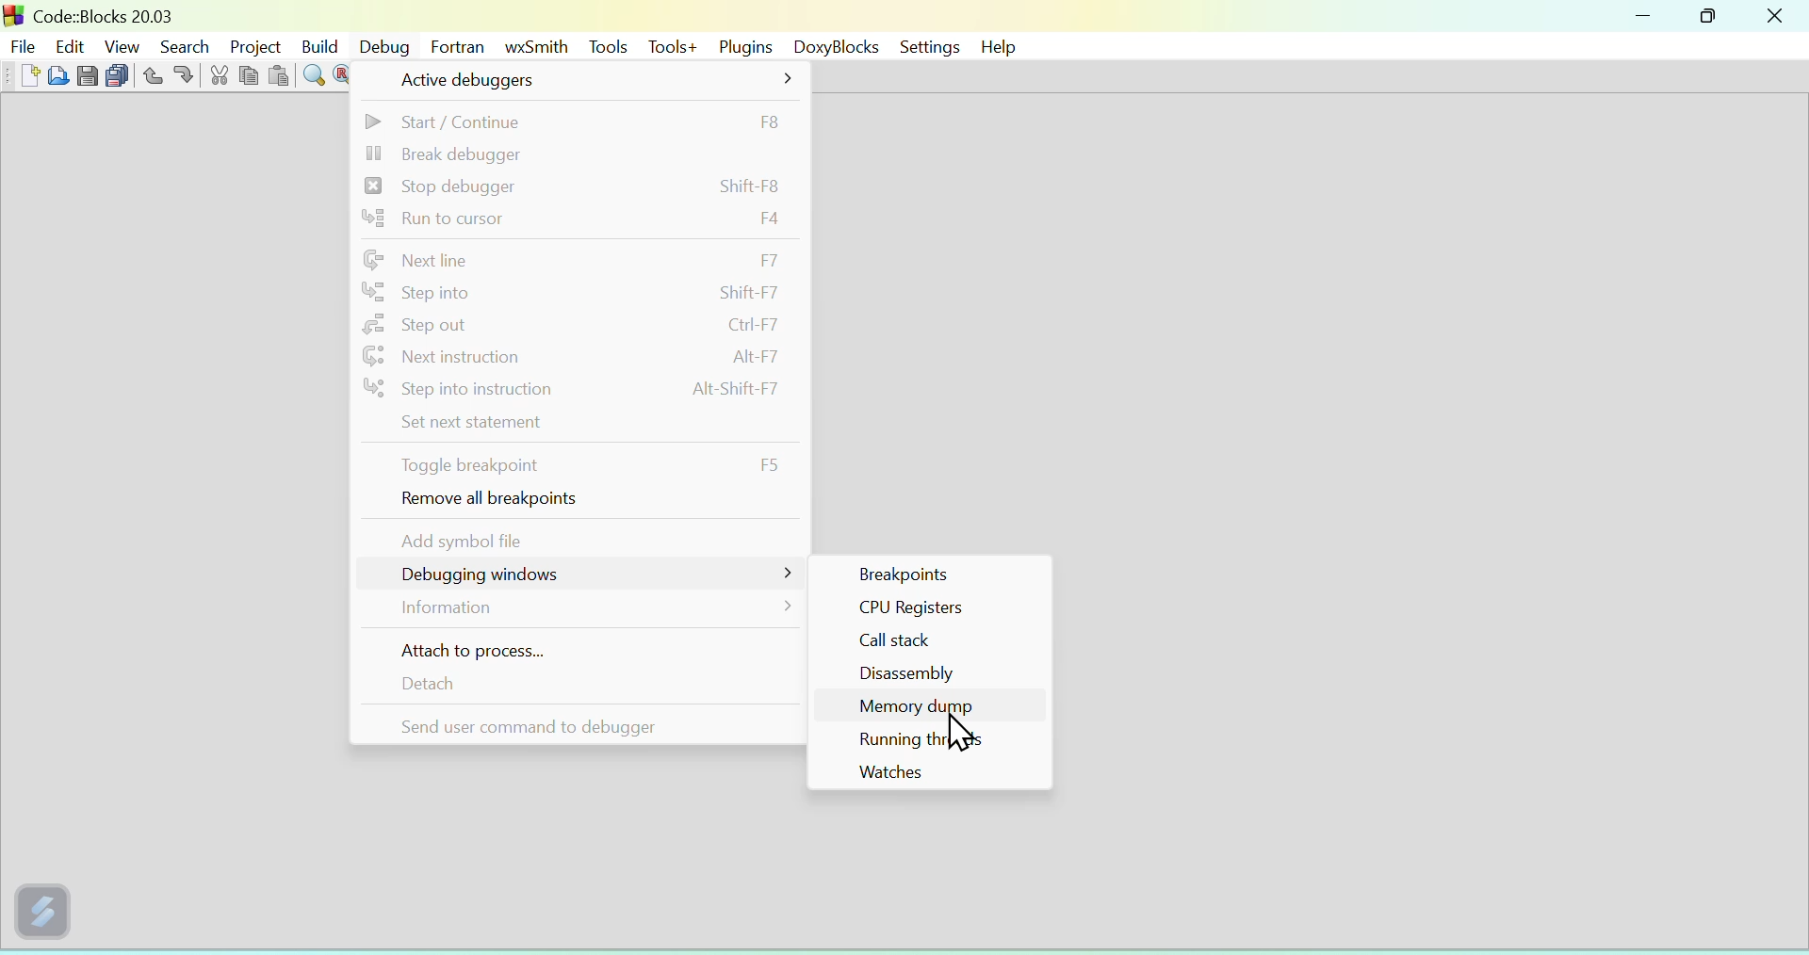  What do you see at coordinates (57, 77) in the screenshot?
I see `open file from folder` at bounding box center [57, 77].